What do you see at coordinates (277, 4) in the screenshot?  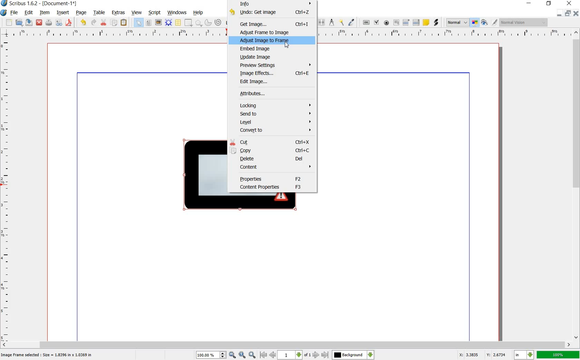 I see `info` at bounding box center [277, 4].